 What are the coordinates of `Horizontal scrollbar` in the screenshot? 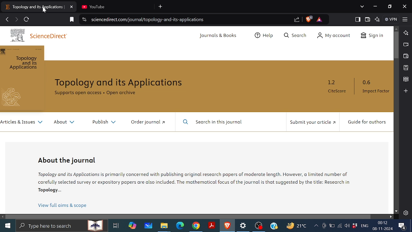 It's located at (189, 216).